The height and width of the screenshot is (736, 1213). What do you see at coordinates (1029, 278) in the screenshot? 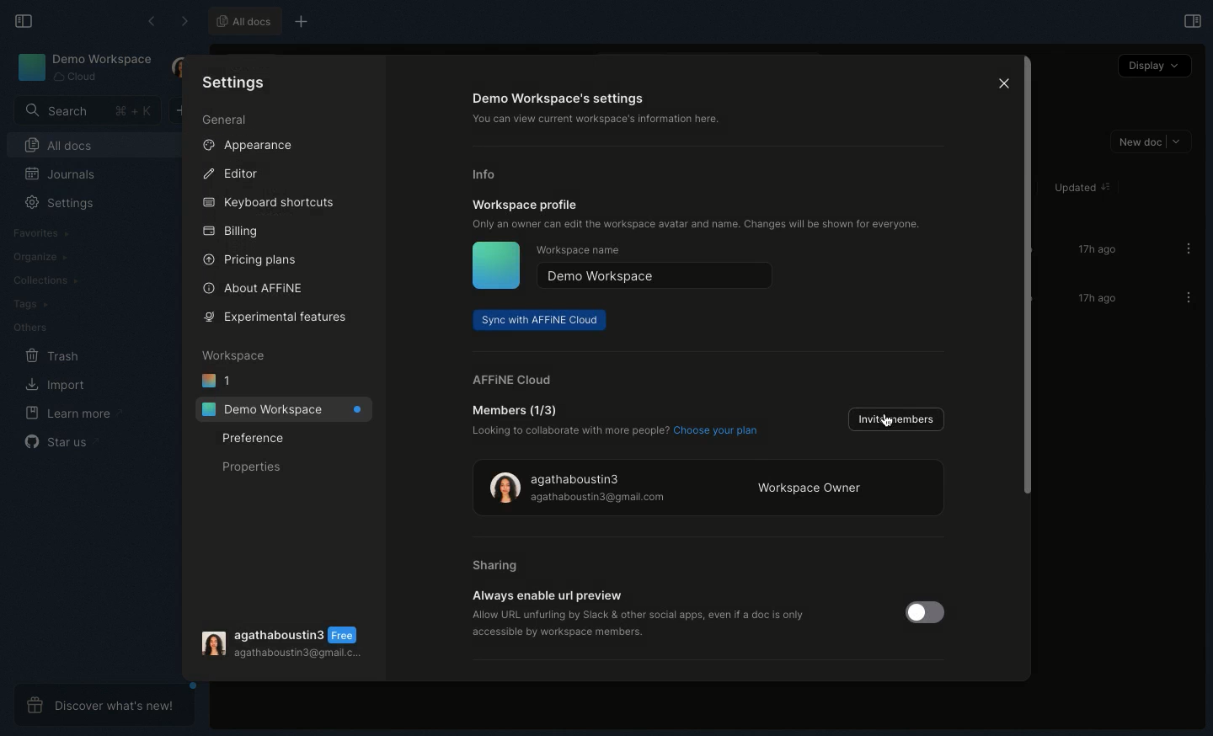
I see `Scroll bar` at bounding box center [1029, 278].